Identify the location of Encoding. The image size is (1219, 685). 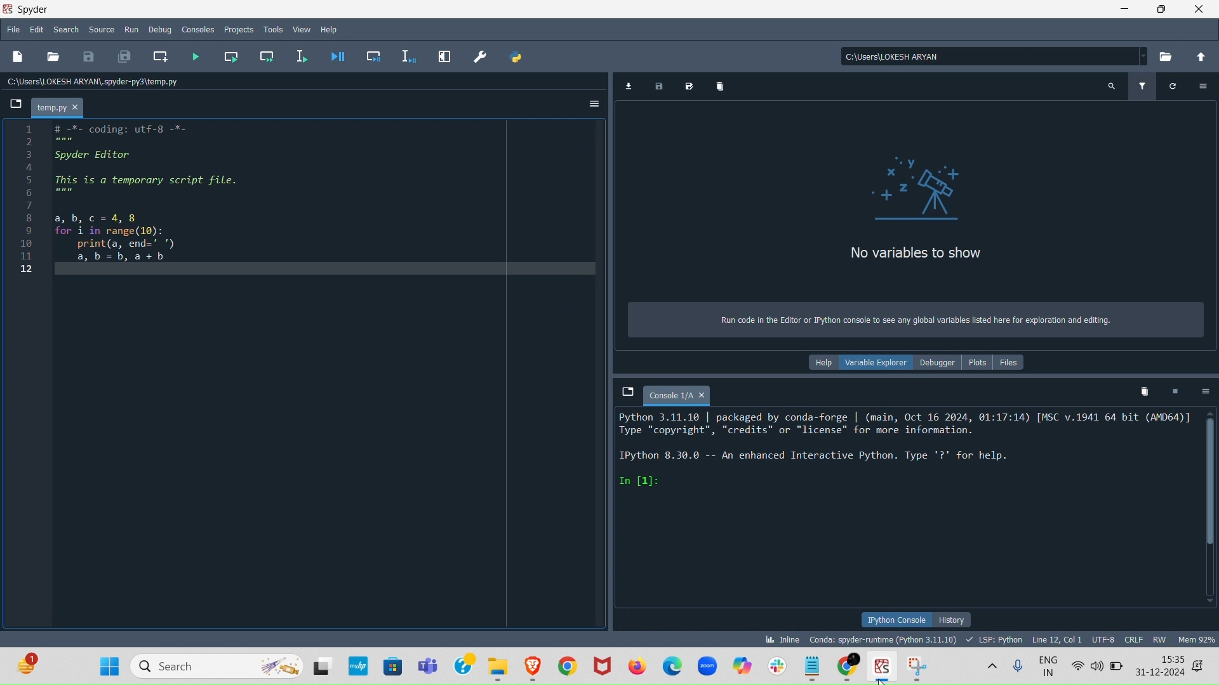
(1104, 639).